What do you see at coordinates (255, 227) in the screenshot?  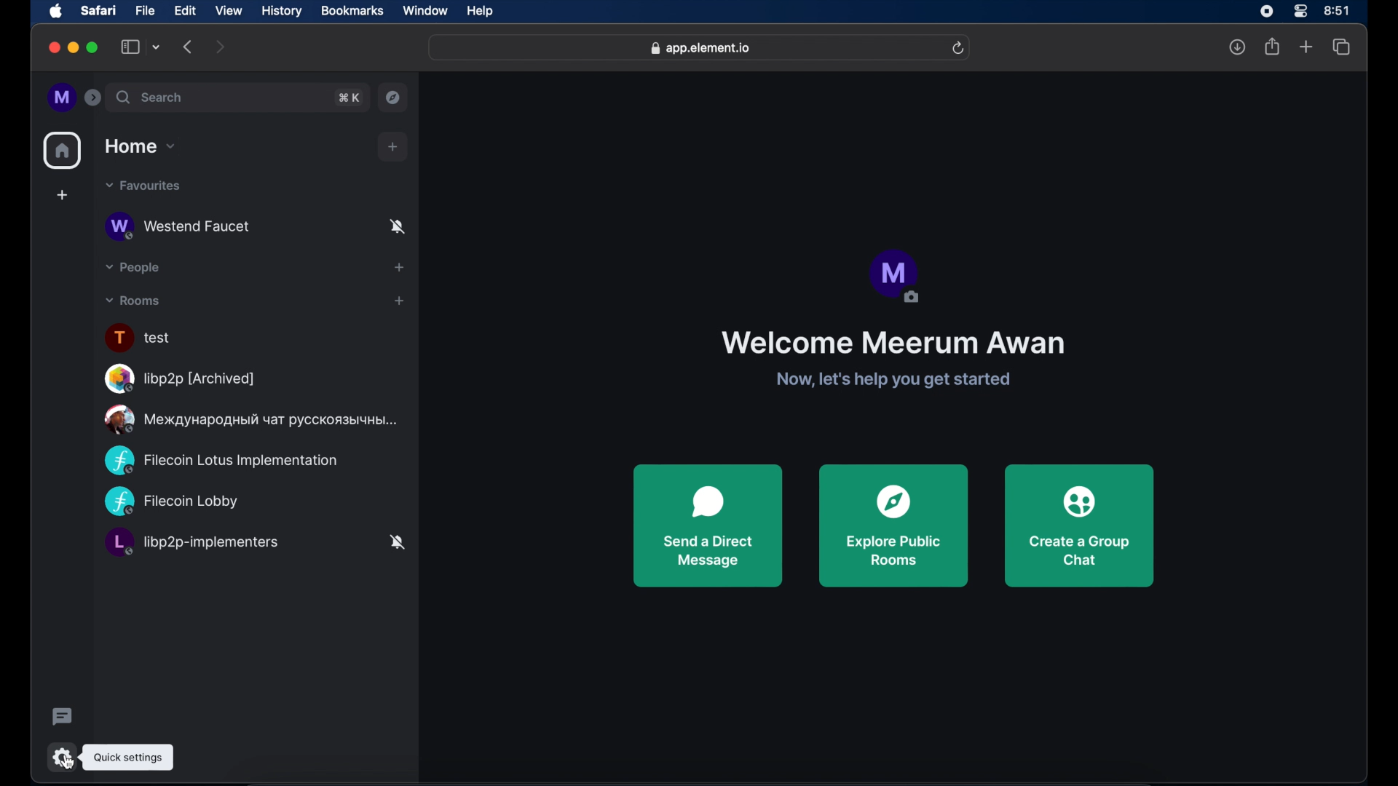 I see `public room` at bounding box center [255, 227].